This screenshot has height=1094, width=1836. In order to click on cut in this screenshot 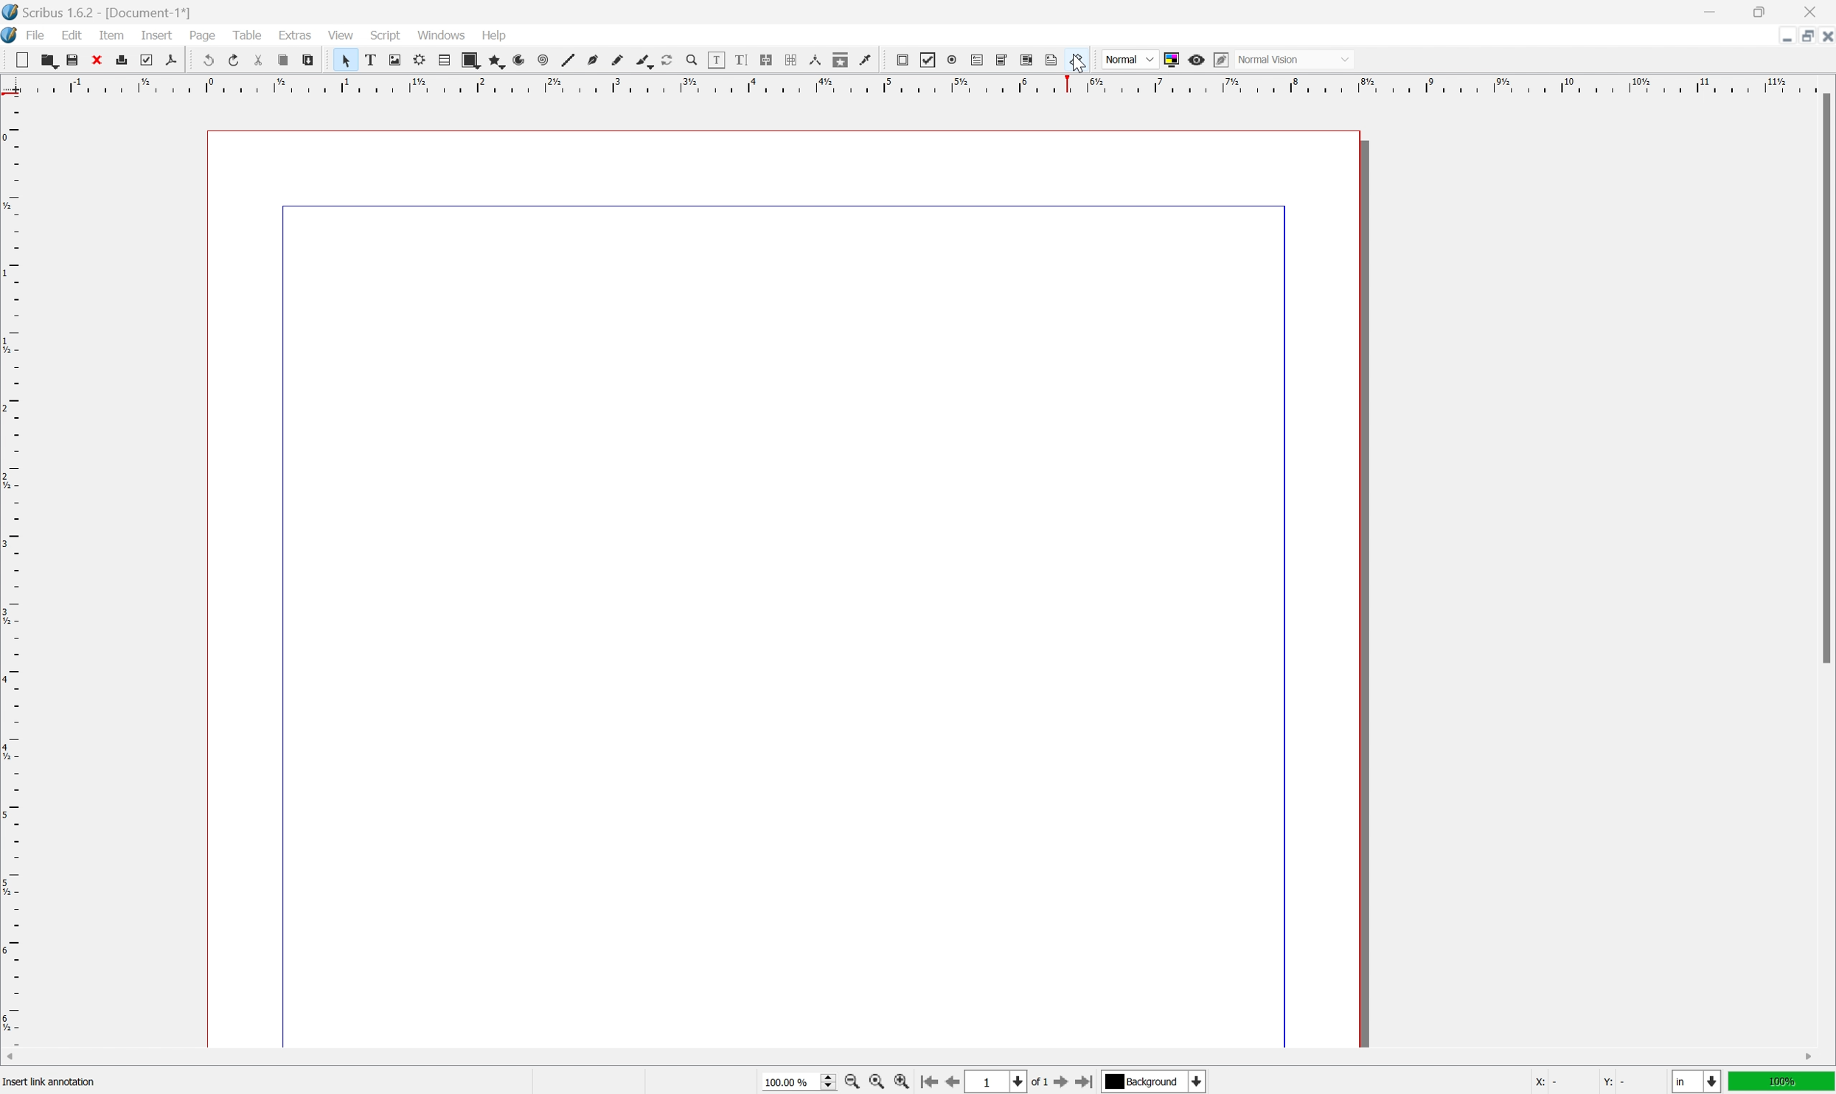, I will do `click(259, 60)`.